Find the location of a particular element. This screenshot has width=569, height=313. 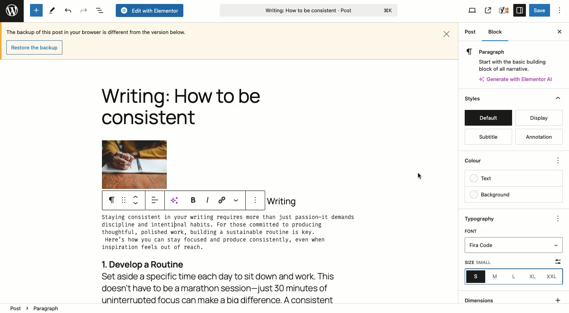

Start with the basic building block of all  narrative. is located at coordinates (512, 64).